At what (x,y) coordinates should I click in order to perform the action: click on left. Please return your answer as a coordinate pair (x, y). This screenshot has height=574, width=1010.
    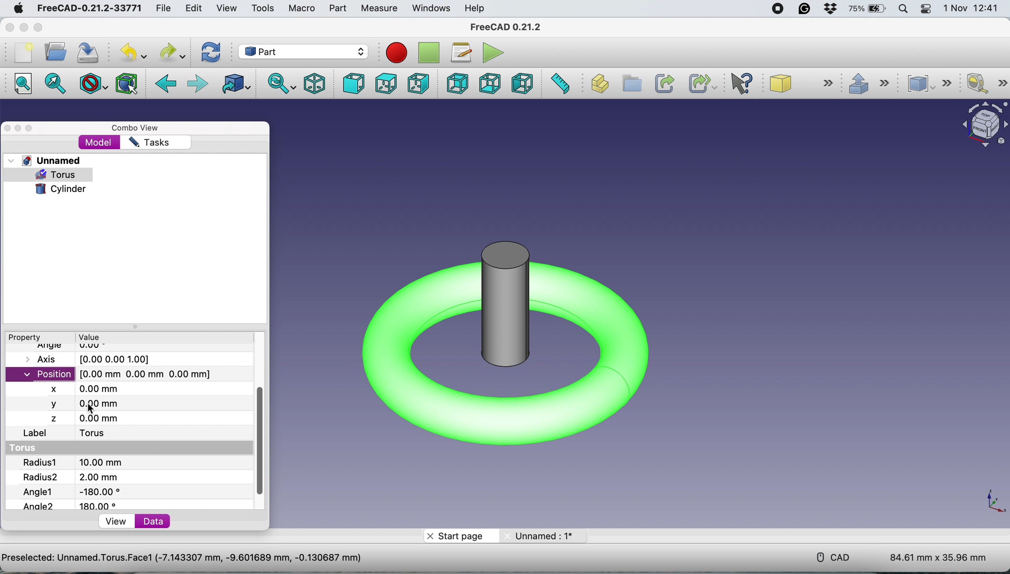
    Looking at the image, I should click on (521, 84).